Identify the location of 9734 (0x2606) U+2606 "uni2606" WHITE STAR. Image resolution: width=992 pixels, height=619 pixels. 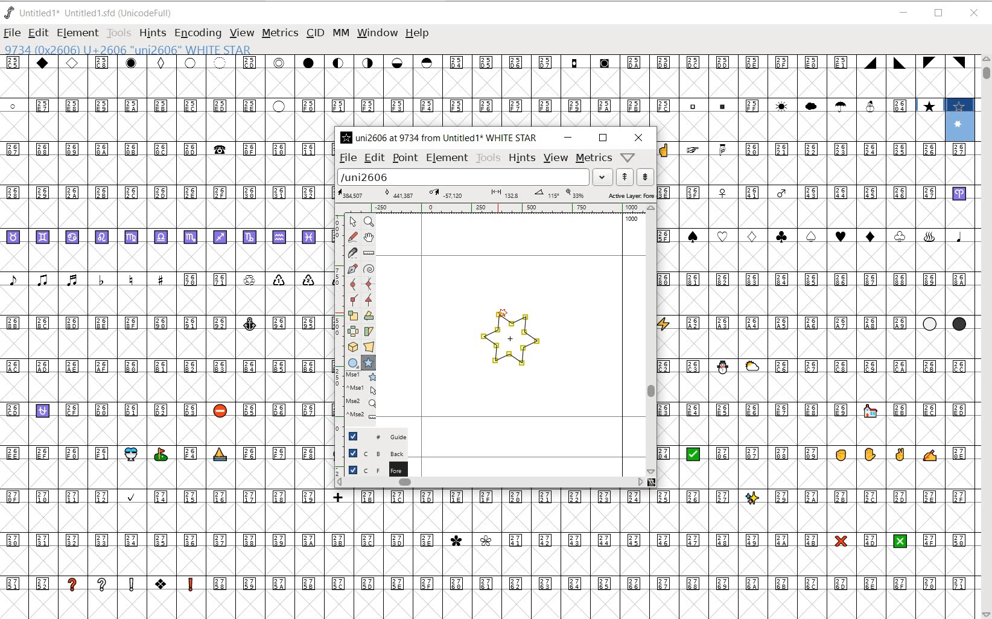
(129, 50).